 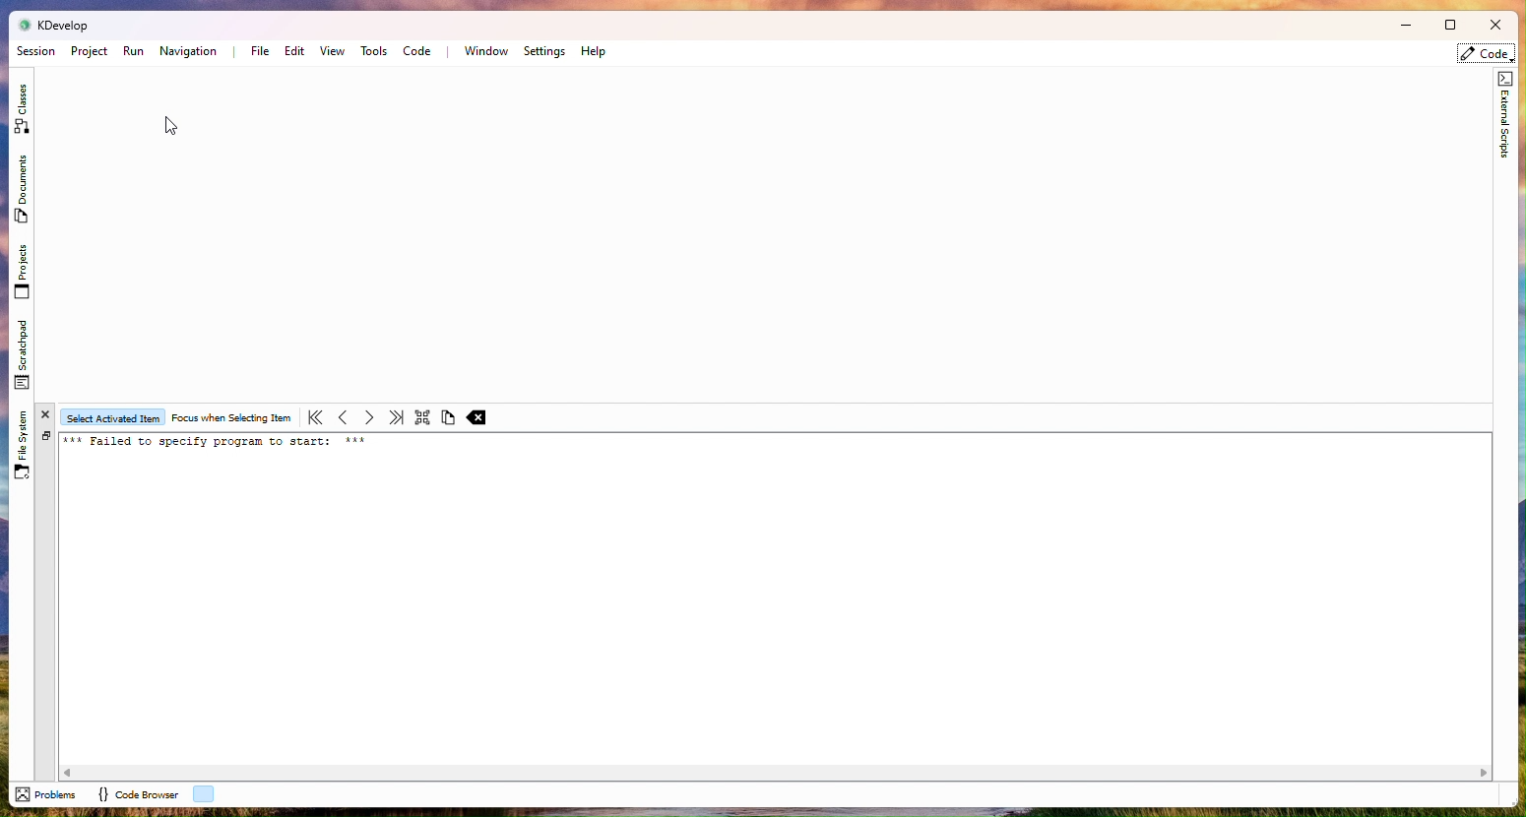 What do you see at coordinates (417, 52) in the screenshot?
I see `Code` at bounding box center [417, 52].